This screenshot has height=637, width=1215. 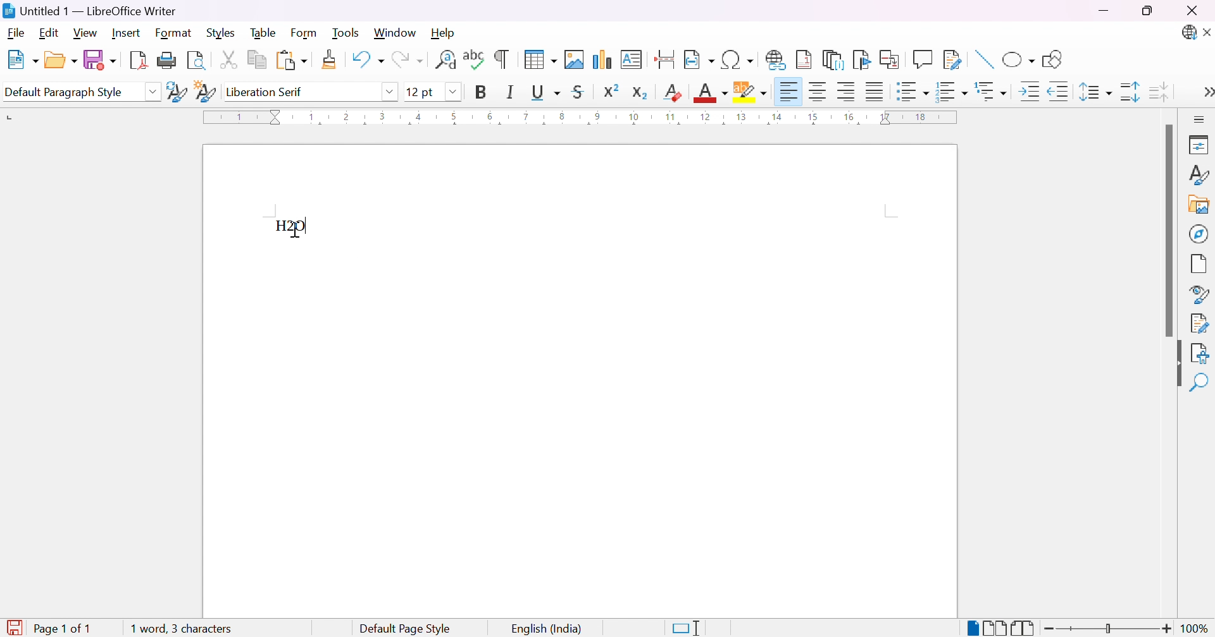 I want to click on Save, so click(x=98, y=59).